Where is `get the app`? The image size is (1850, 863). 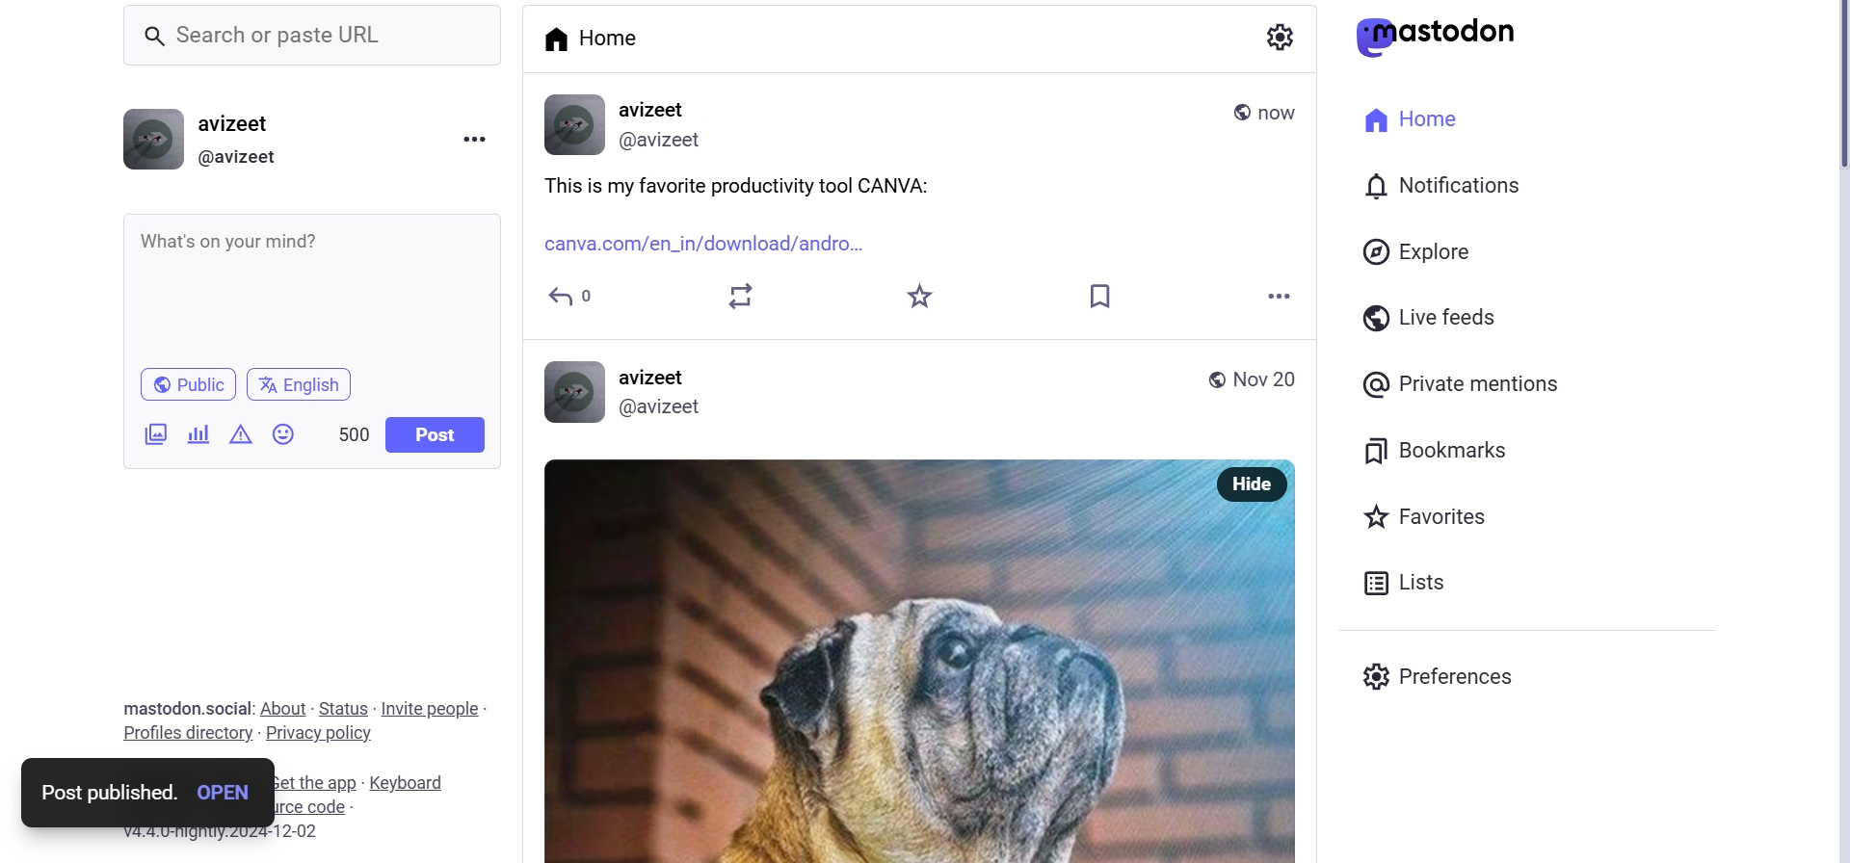 get the app is located at coordinates (317, 781).